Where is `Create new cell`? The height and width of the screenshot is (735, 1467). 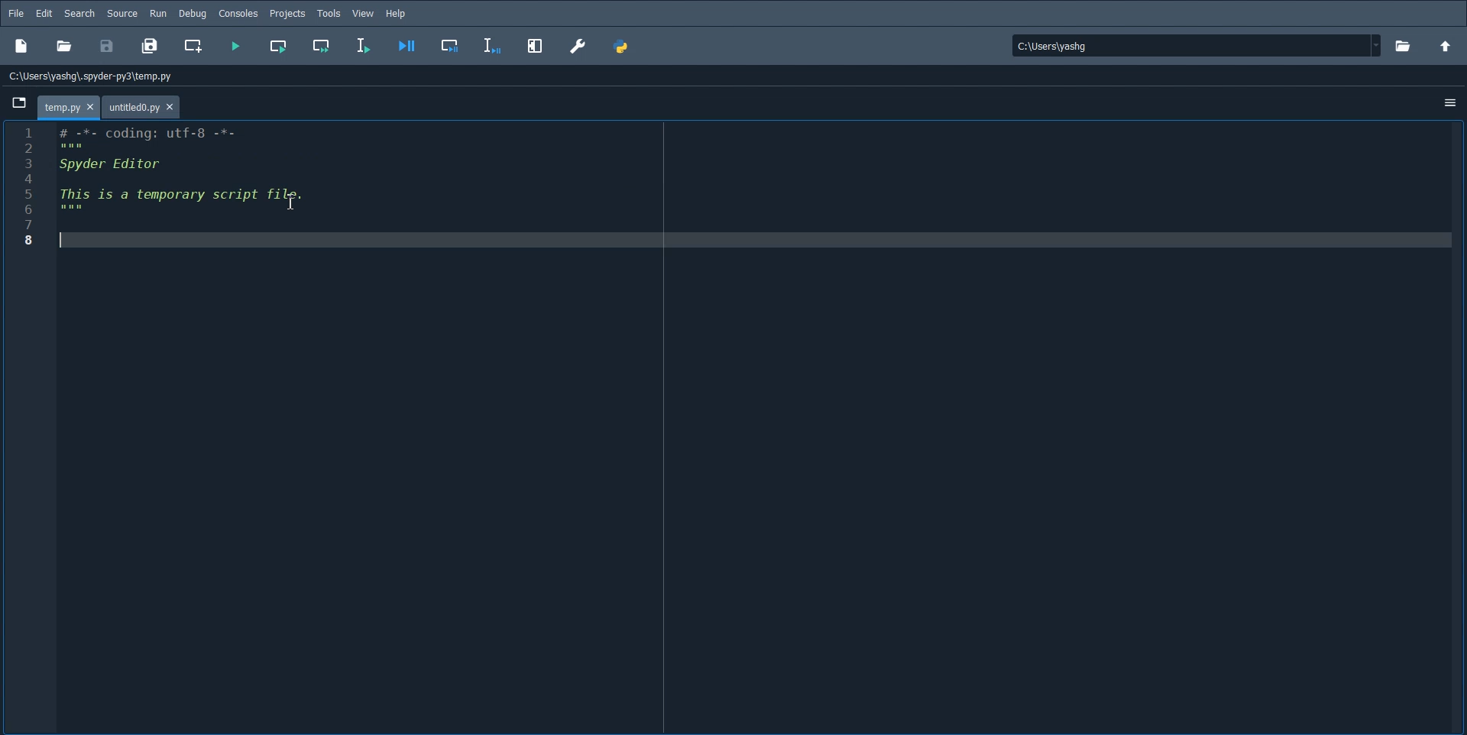 Create new cell is located at coordinates (192, 46).